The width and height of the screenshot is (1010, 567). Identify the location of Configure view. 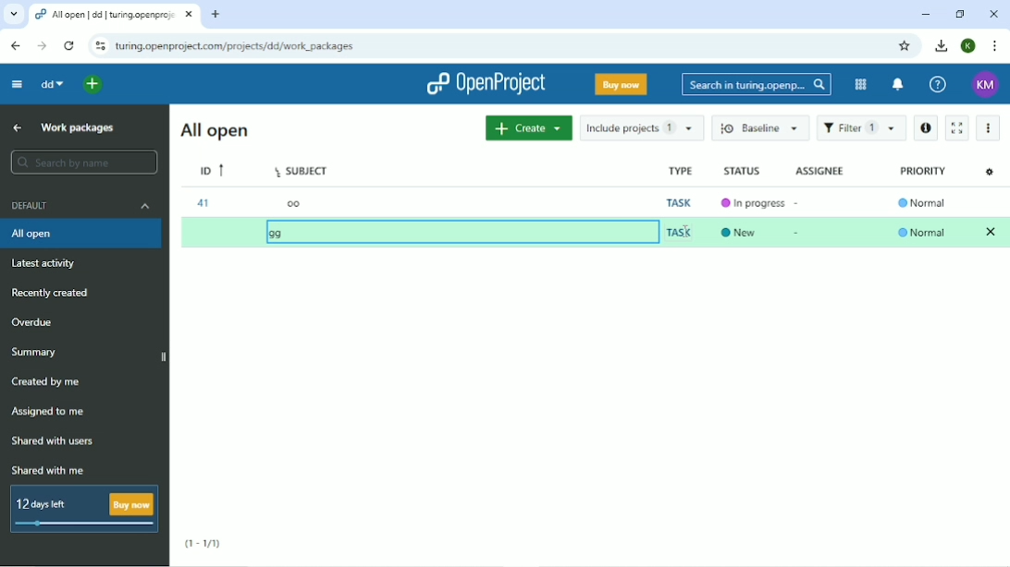
(990, 174).